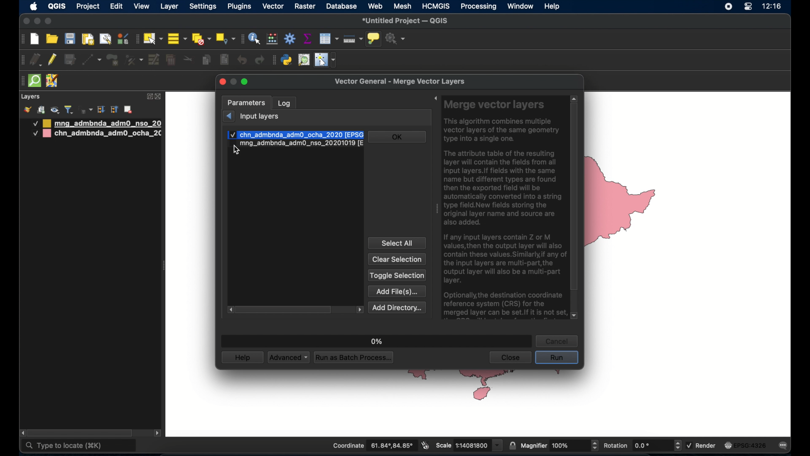  I want to click on screen recorder icon, so click(727, 7).